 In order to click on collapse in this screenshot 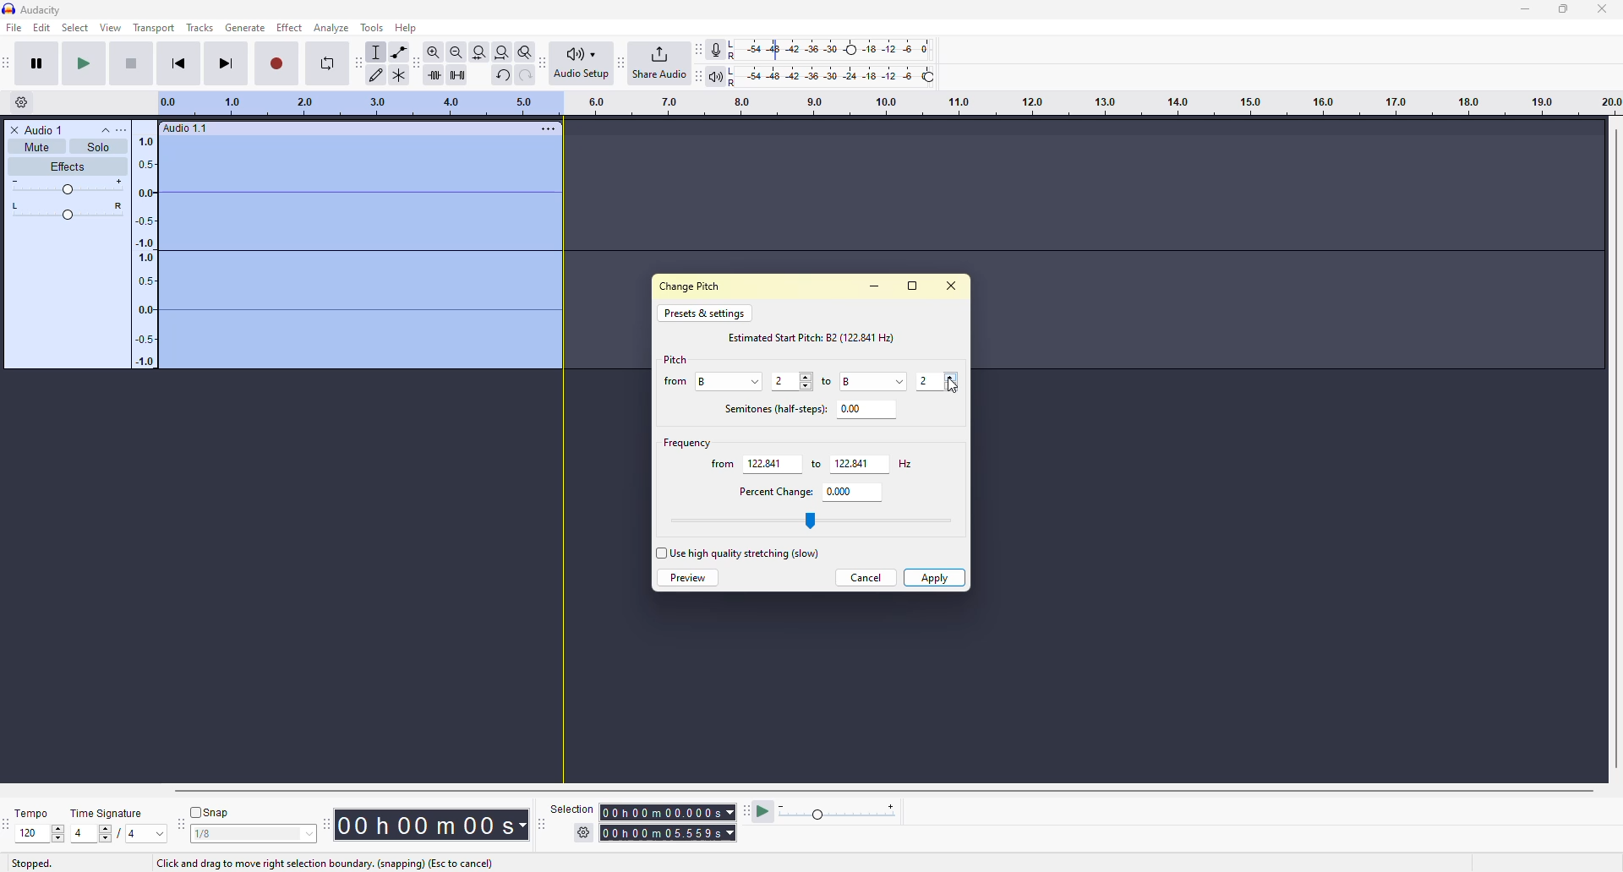, I will do `click(105, 129)`.